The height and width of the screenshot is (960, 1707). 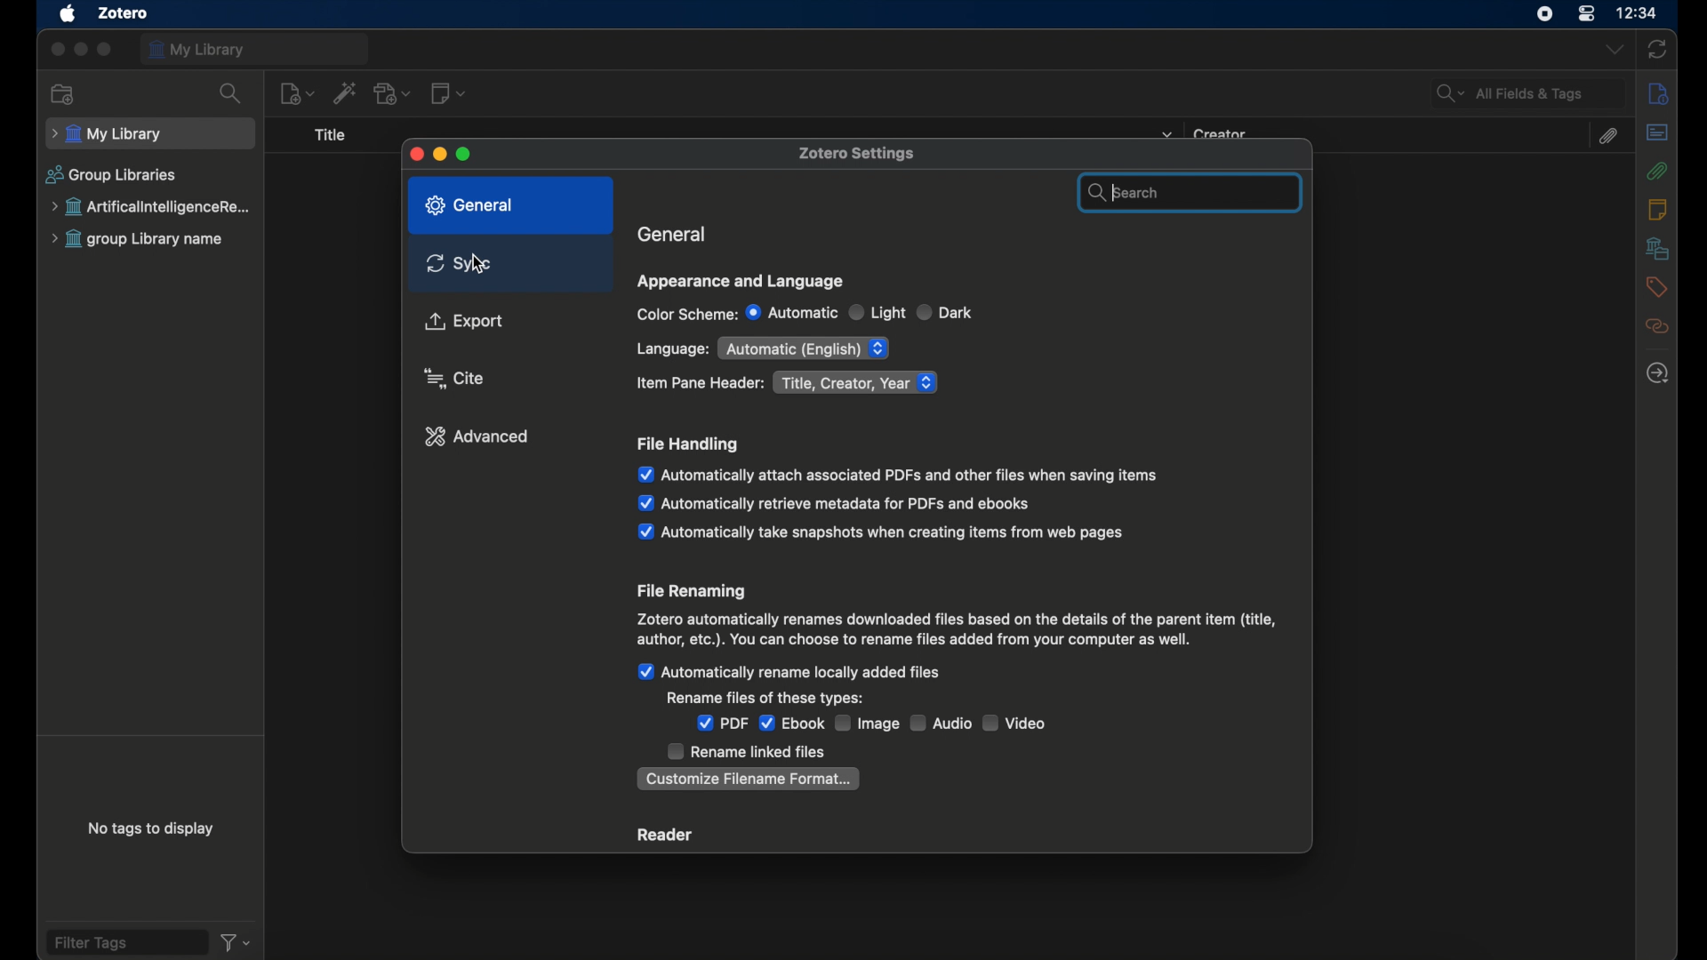 I want to click on appearance and language, so click(x=739, y=282).